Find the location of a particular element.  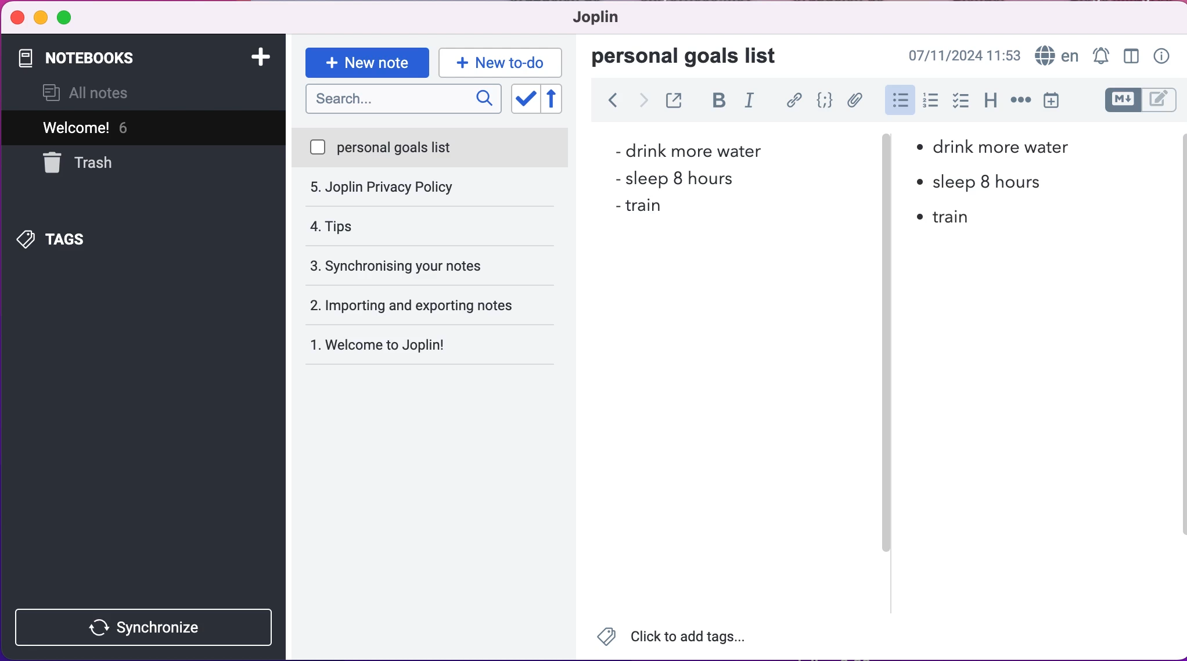

horizontal rule is located at coordinates (1019, 105).